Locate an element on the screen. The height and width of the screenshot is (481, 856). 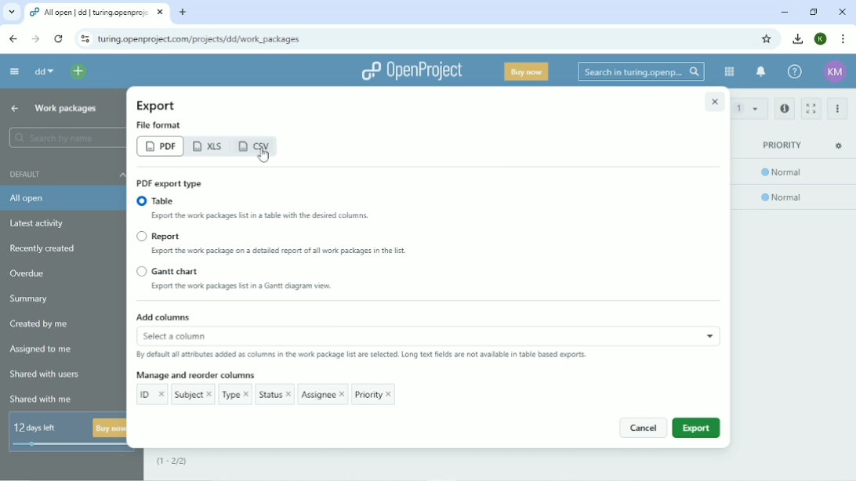
Add columns is located at coordinates (426, 327).